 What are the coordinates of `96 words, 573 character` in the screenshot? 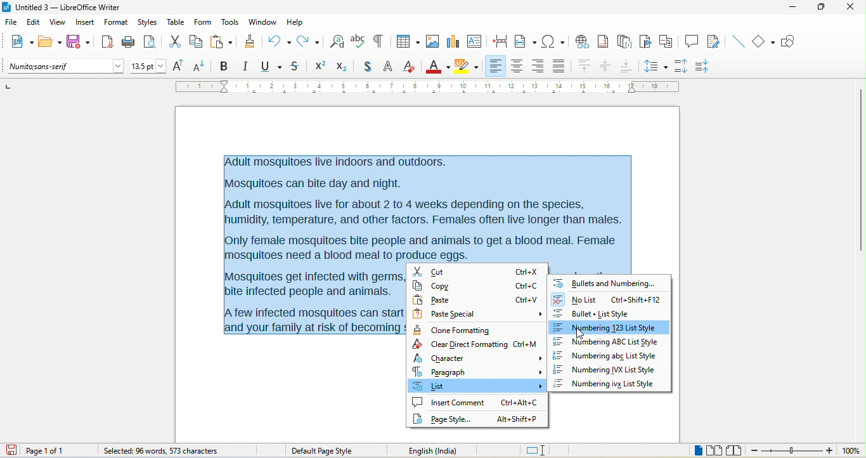 It's located at (160, 452).